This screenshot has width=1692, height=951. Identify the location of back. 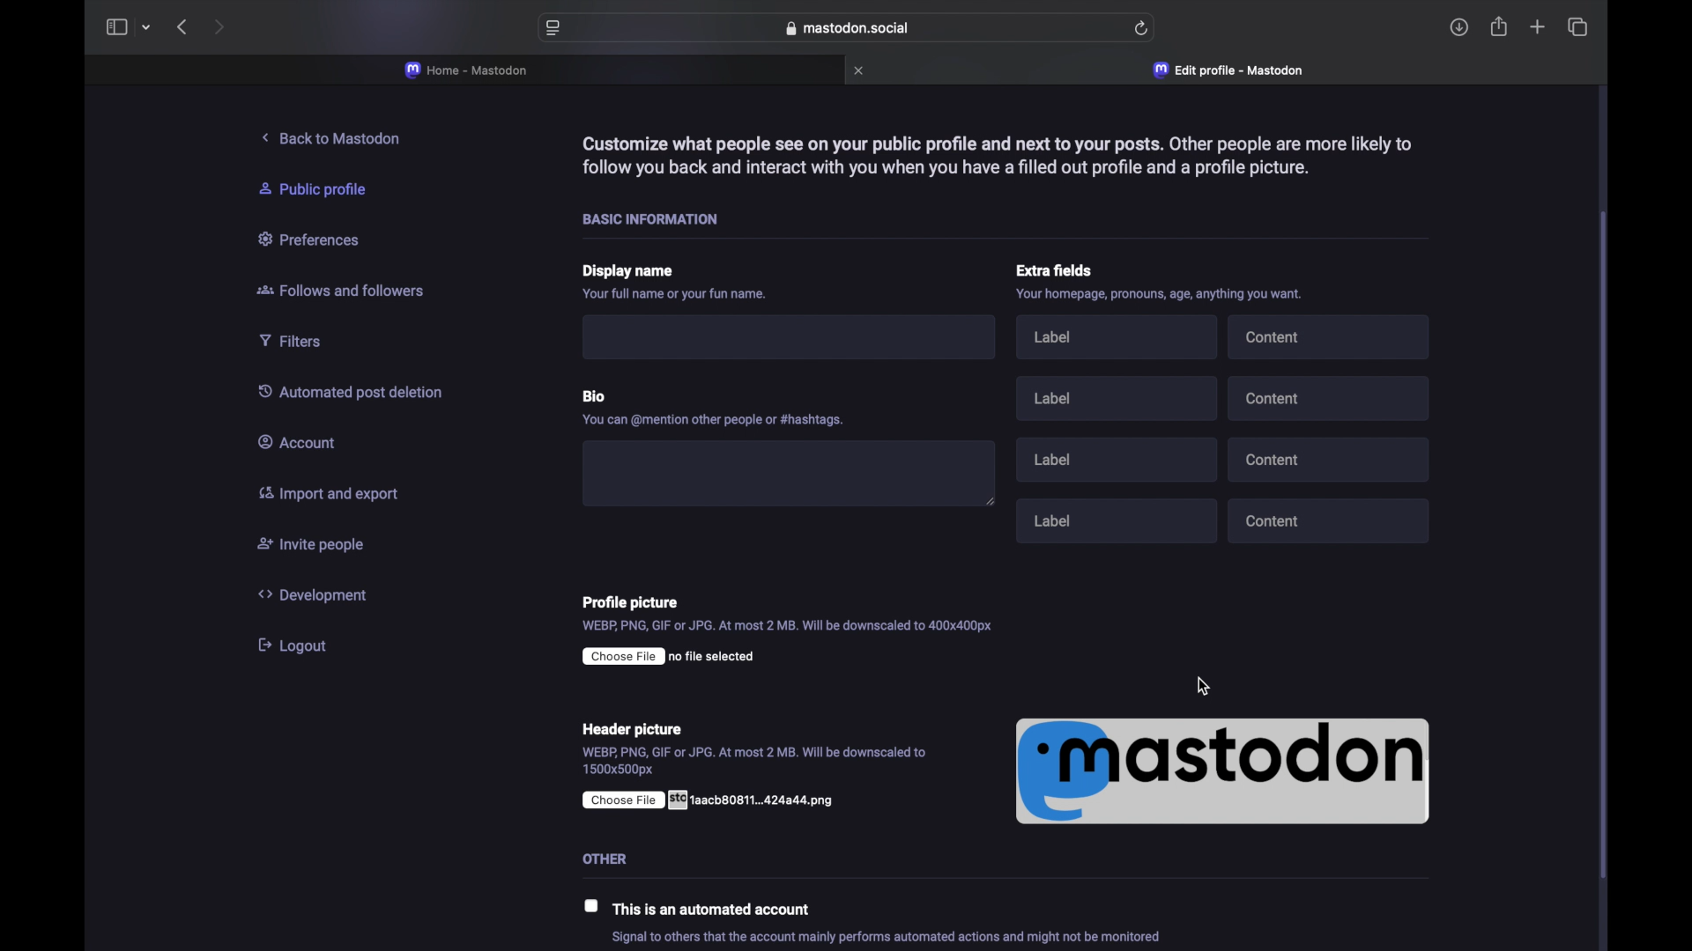
(182, 27).